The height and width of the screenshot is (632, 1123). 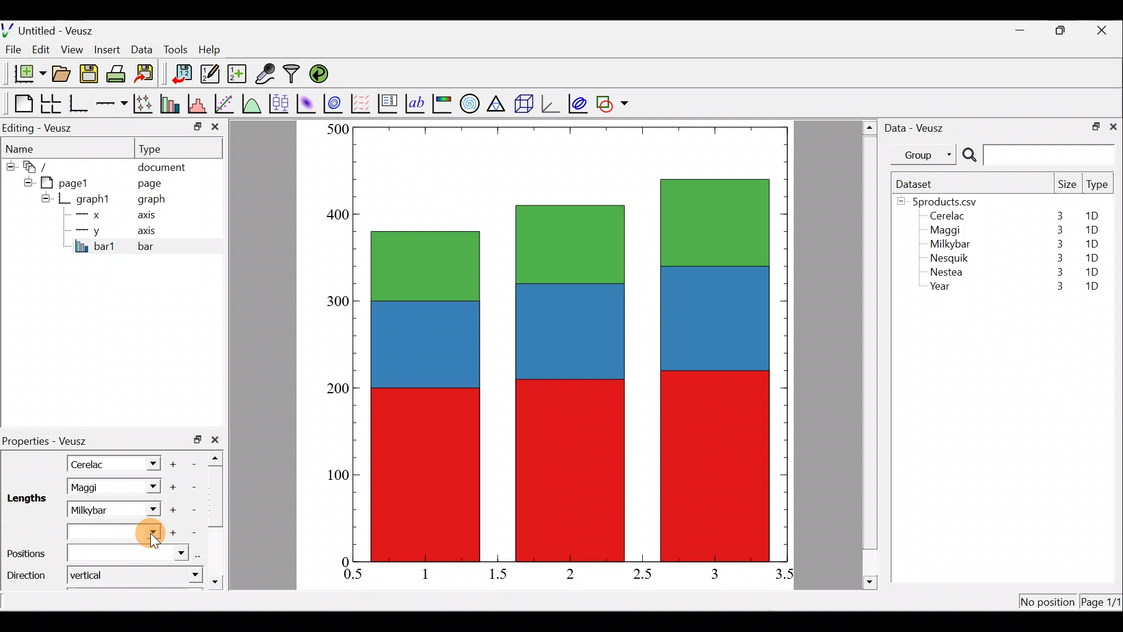 What do you see at coordinates (114, 104) in the screenshot?
I see `Add an axis to the plot` at bounding box center [114, 104].